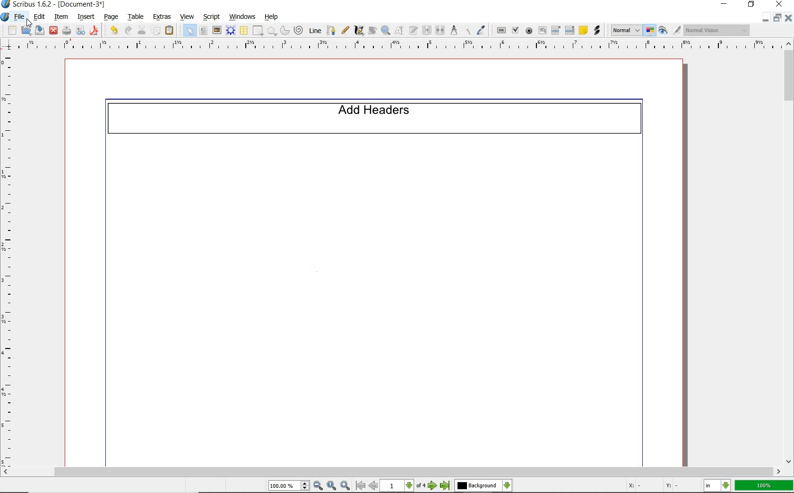 This screenshot has width=794, height=493. What do you see at coordinates (718, 486) in the screenshot?
I see `select the current unit` at bounding box center [718, 486].